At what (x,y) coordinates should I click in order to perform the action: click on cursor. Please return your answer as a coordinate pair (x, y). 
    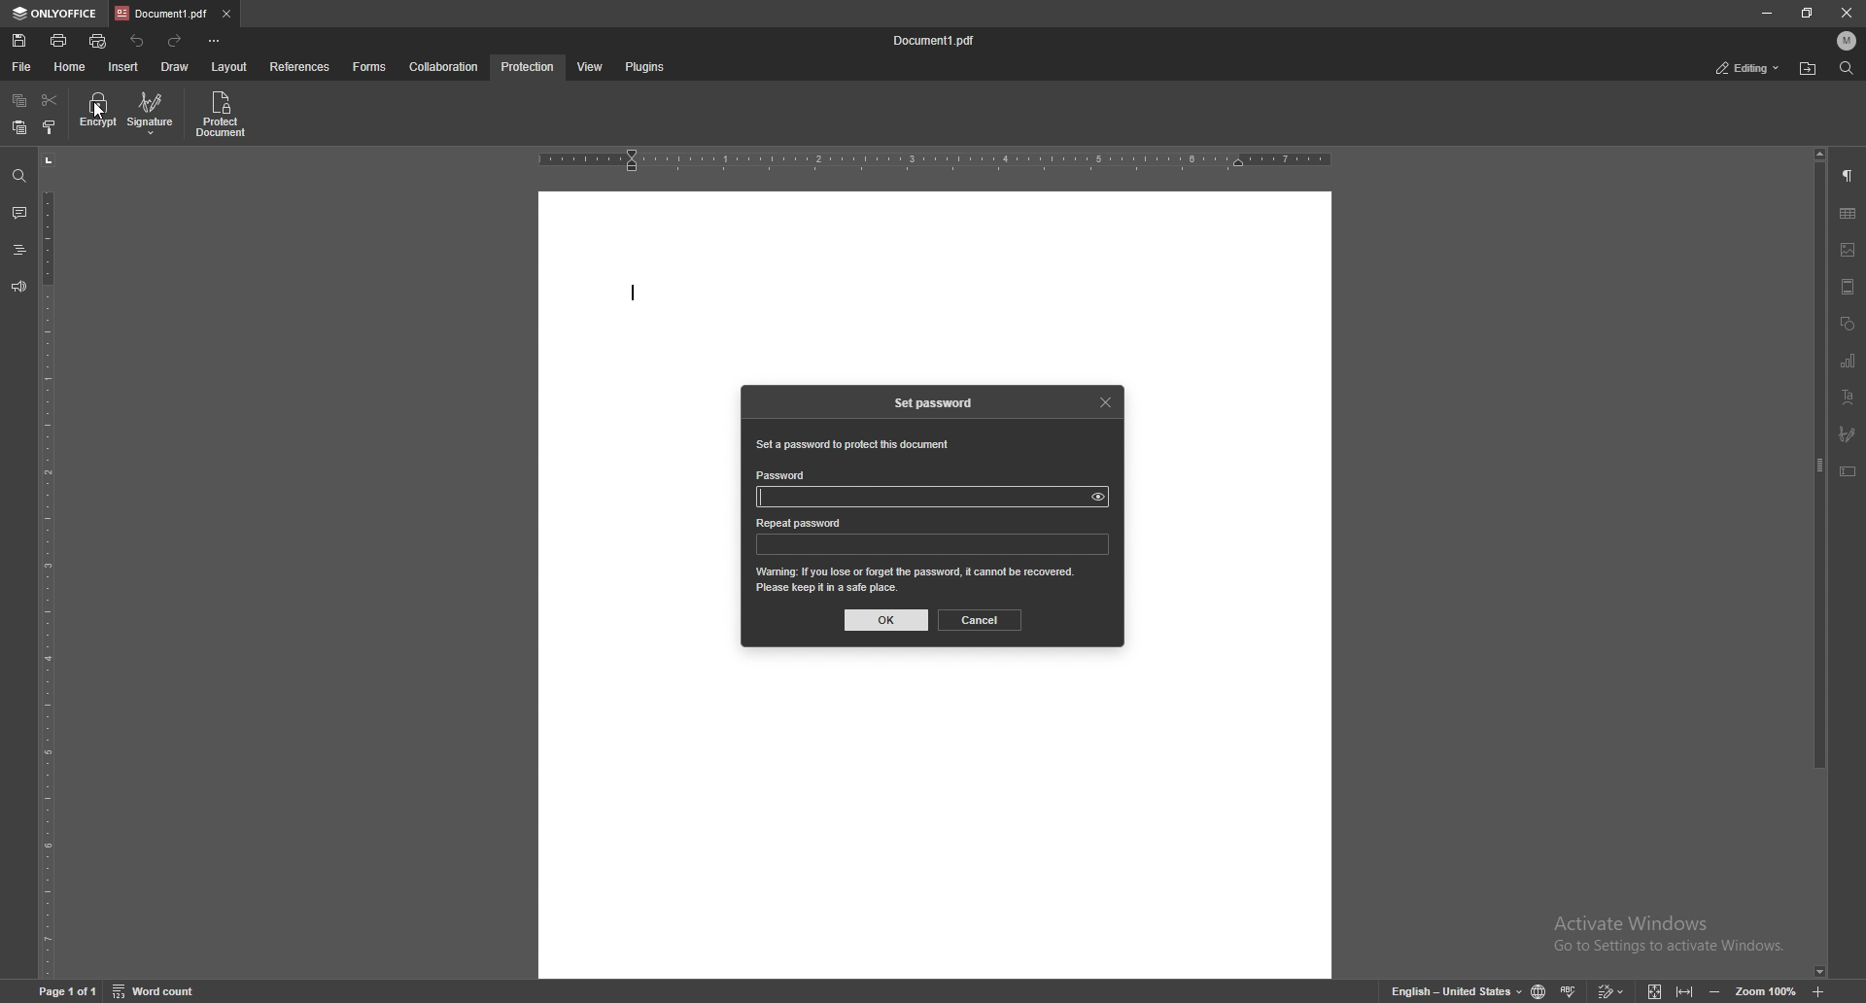
    Looking at the image, I should click on (103, 117).